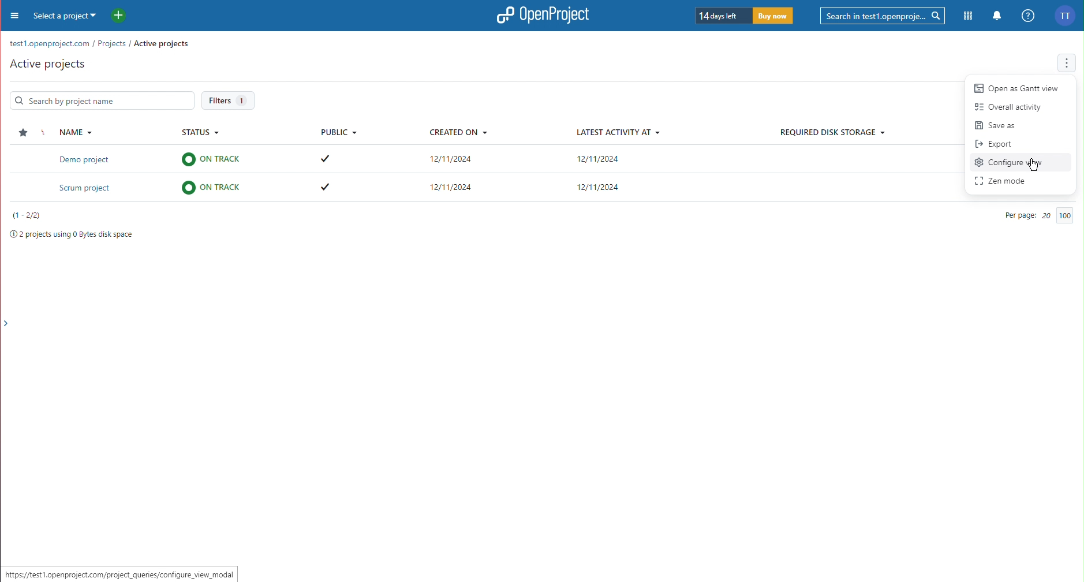 This screenshot has width=1084, height=582. I want to click on Configure View, so click(1010, 163).